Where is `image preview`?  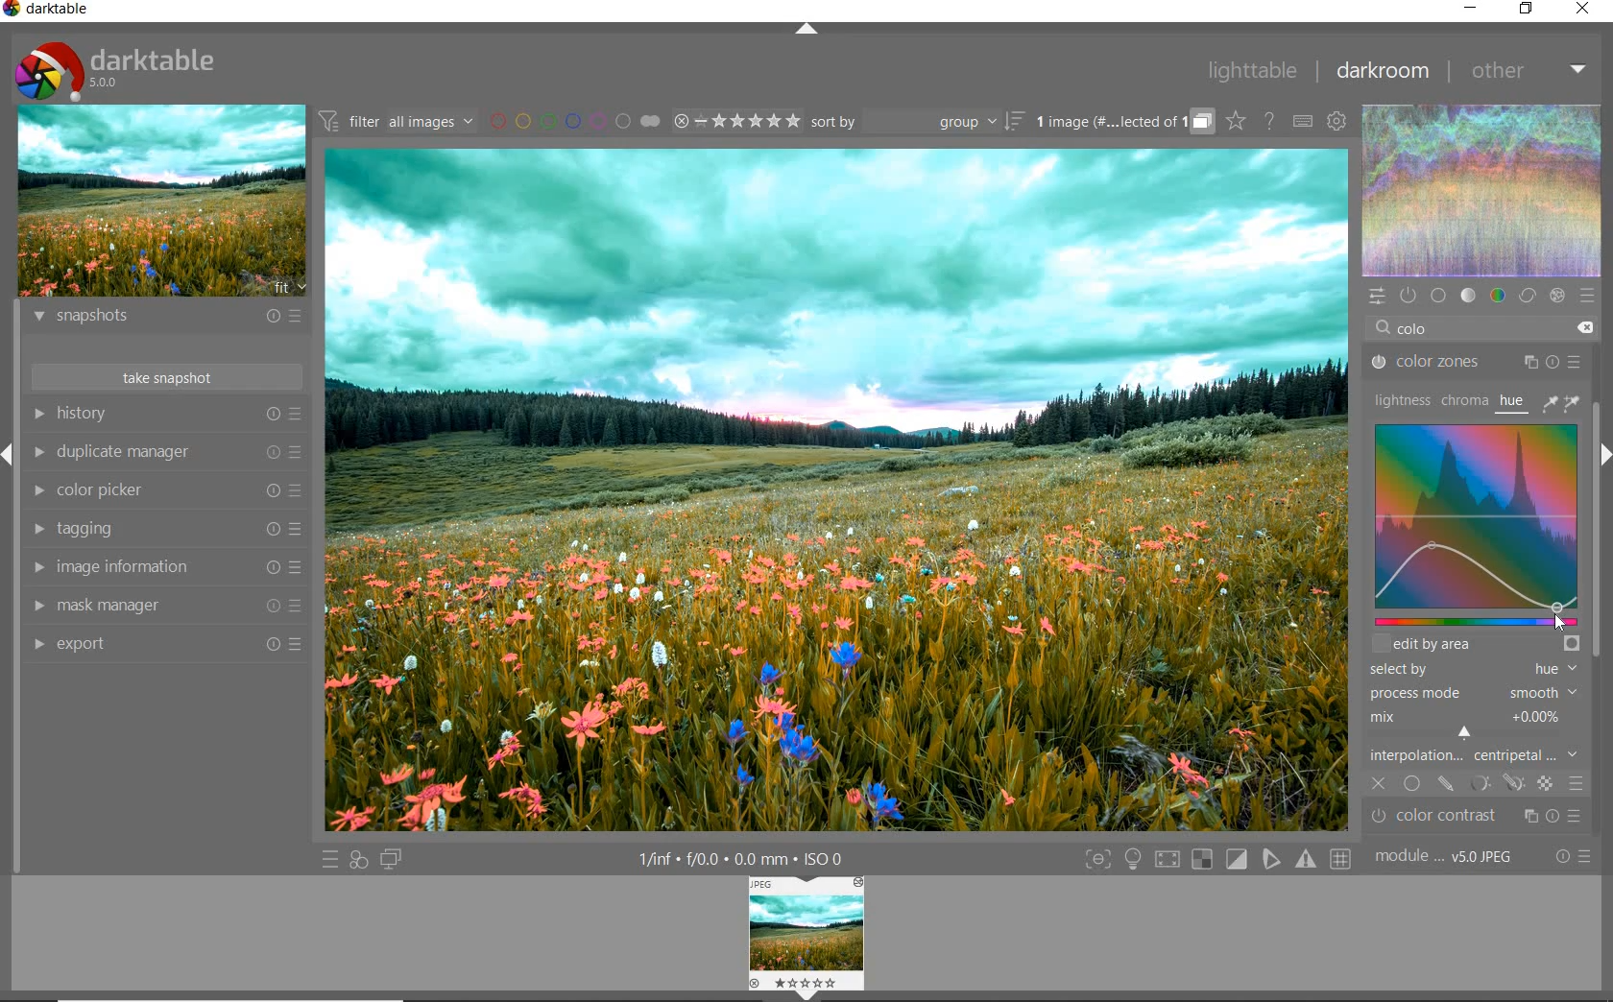 image preview is located at coordinates (161, 203).